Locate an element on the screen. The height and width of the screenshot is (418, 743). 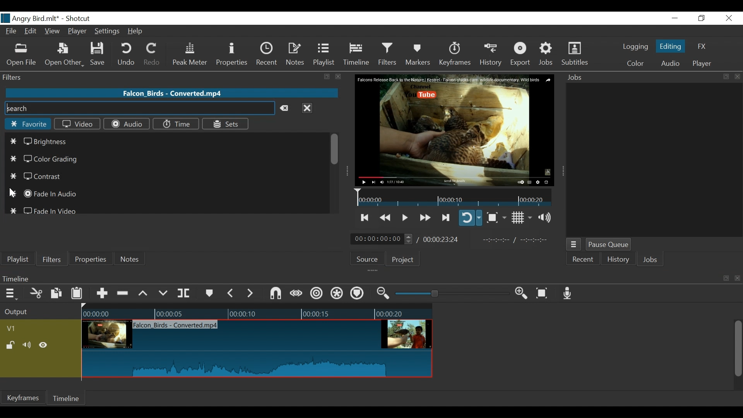
Timeline menu is located at coordinates (12, 293).